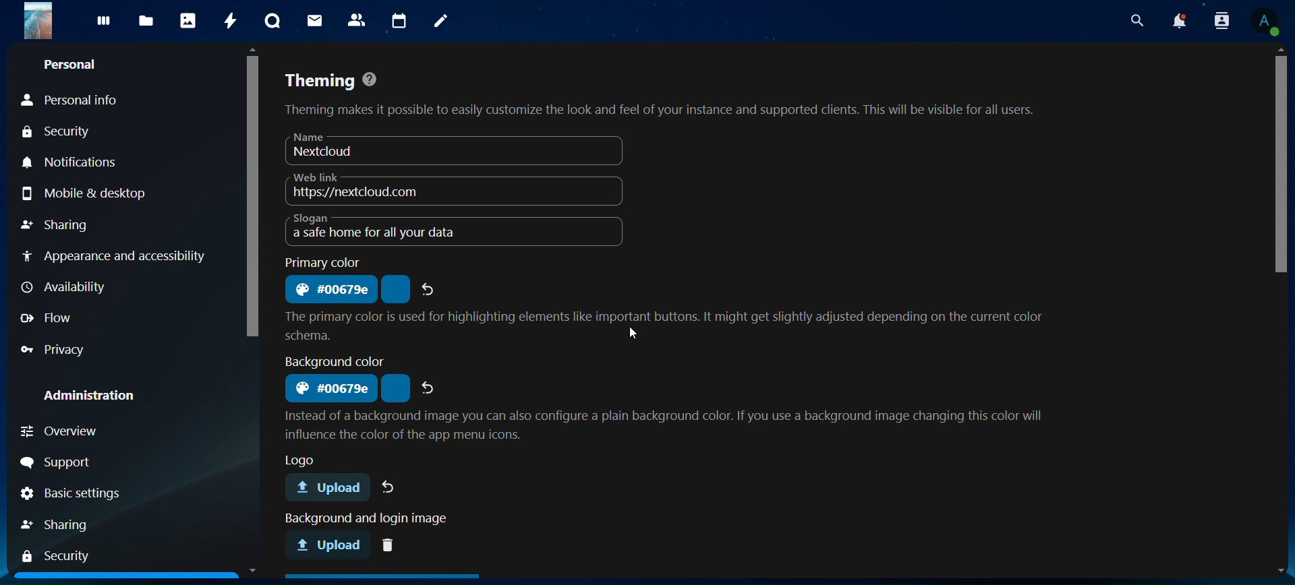 This screenshot has width=1295, height=585. Describe the element at coordinates (66, 524) in the screenshot. I see `sharing` at that location.